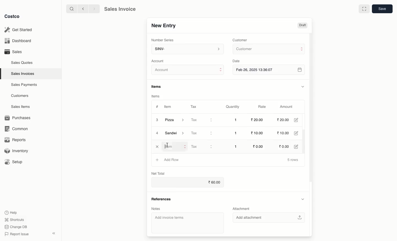 The width and height of the screenshot is (397, 241). Describe the element at coordinates (23, 62) in the screenshot. I see `Sales Quotes` at that location.